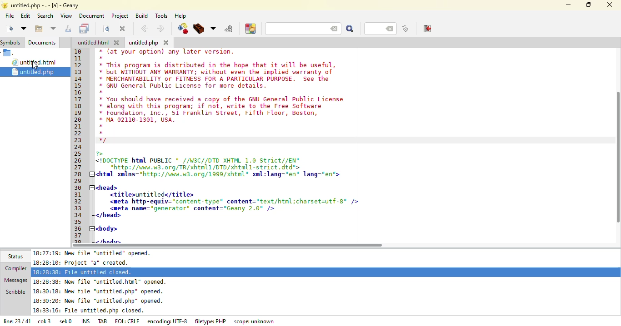  What do you see at coordinates (40, 29) in the screenshot?
I see `open existing` at bounding box center [40, 29].